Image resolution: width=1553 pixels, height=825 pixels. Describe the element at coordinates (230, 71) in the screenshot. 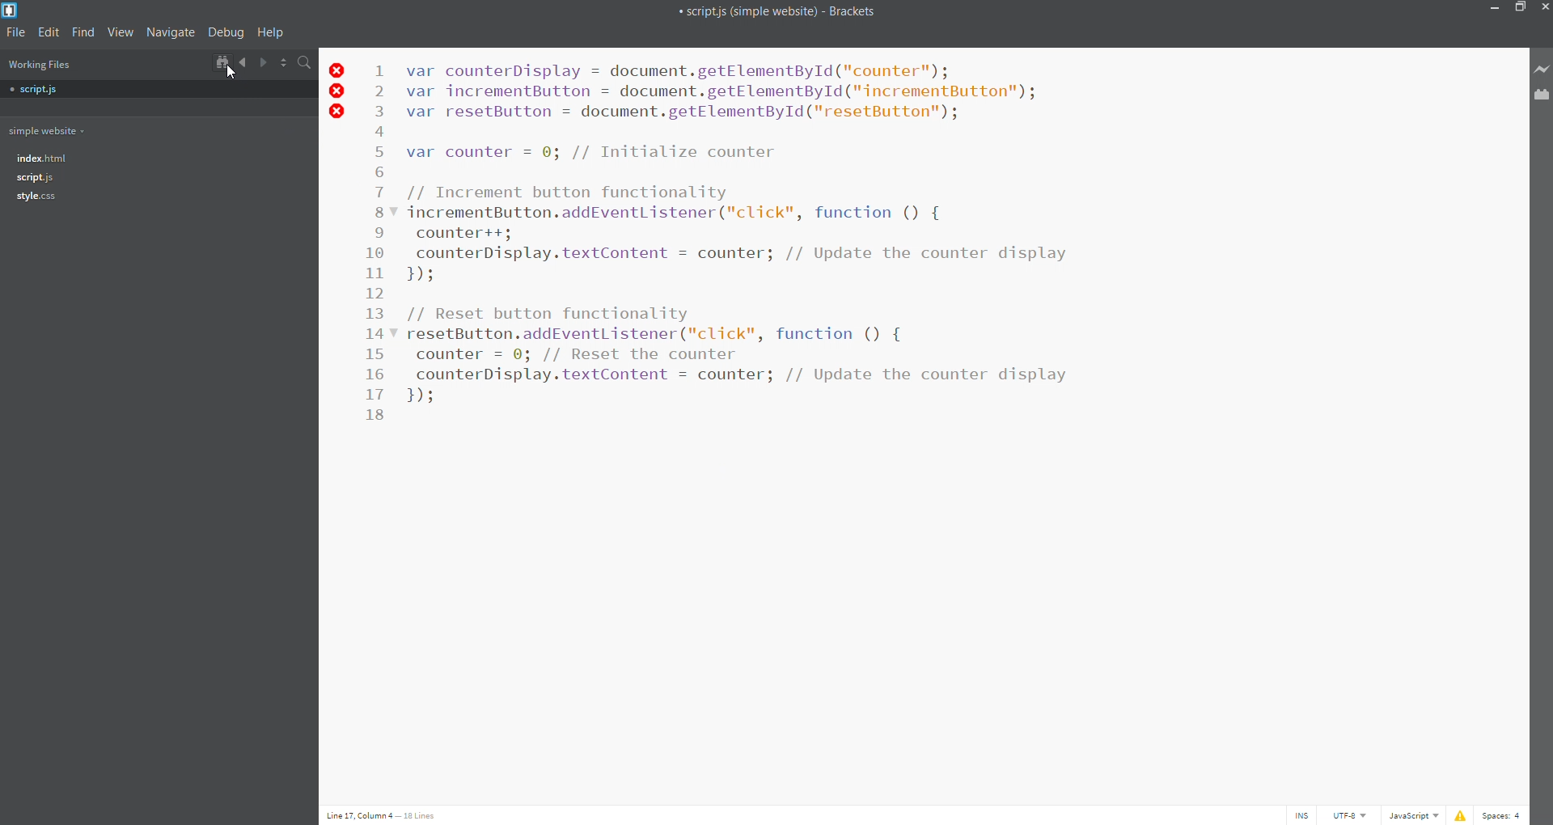

I see `cursor` at that location.